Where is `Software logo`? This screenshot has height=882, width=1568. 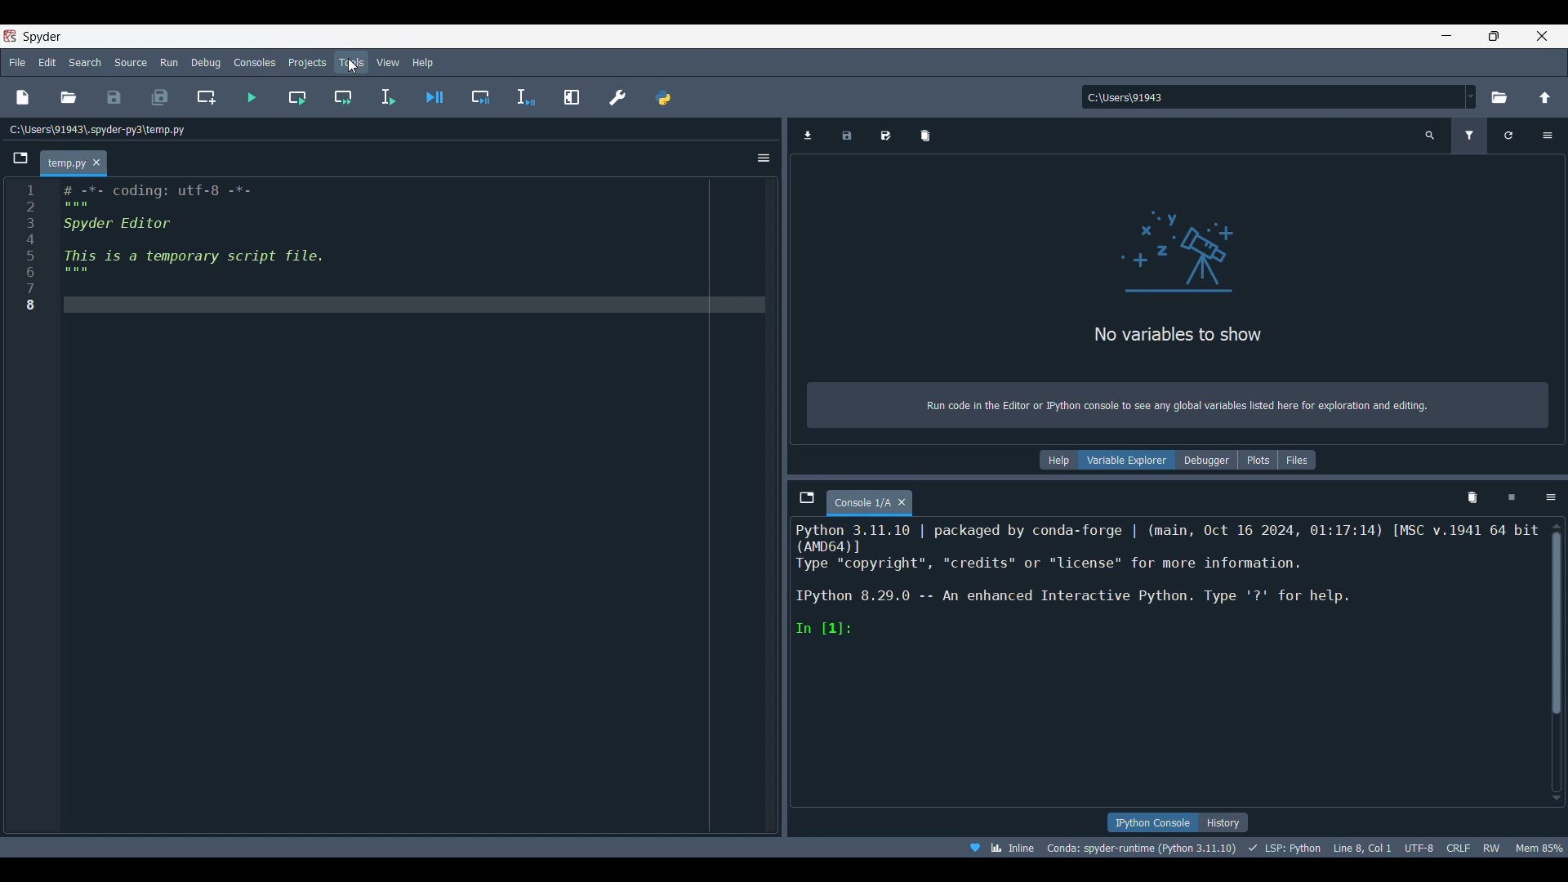 Software logo is located at coordinates (10, 36).